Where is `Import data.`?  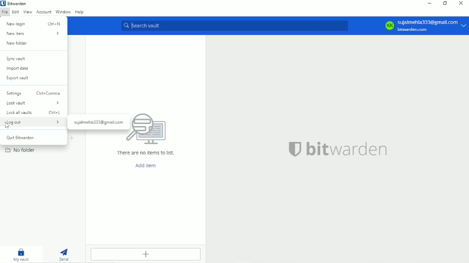 Import data. is located at coordinates (20, 69).